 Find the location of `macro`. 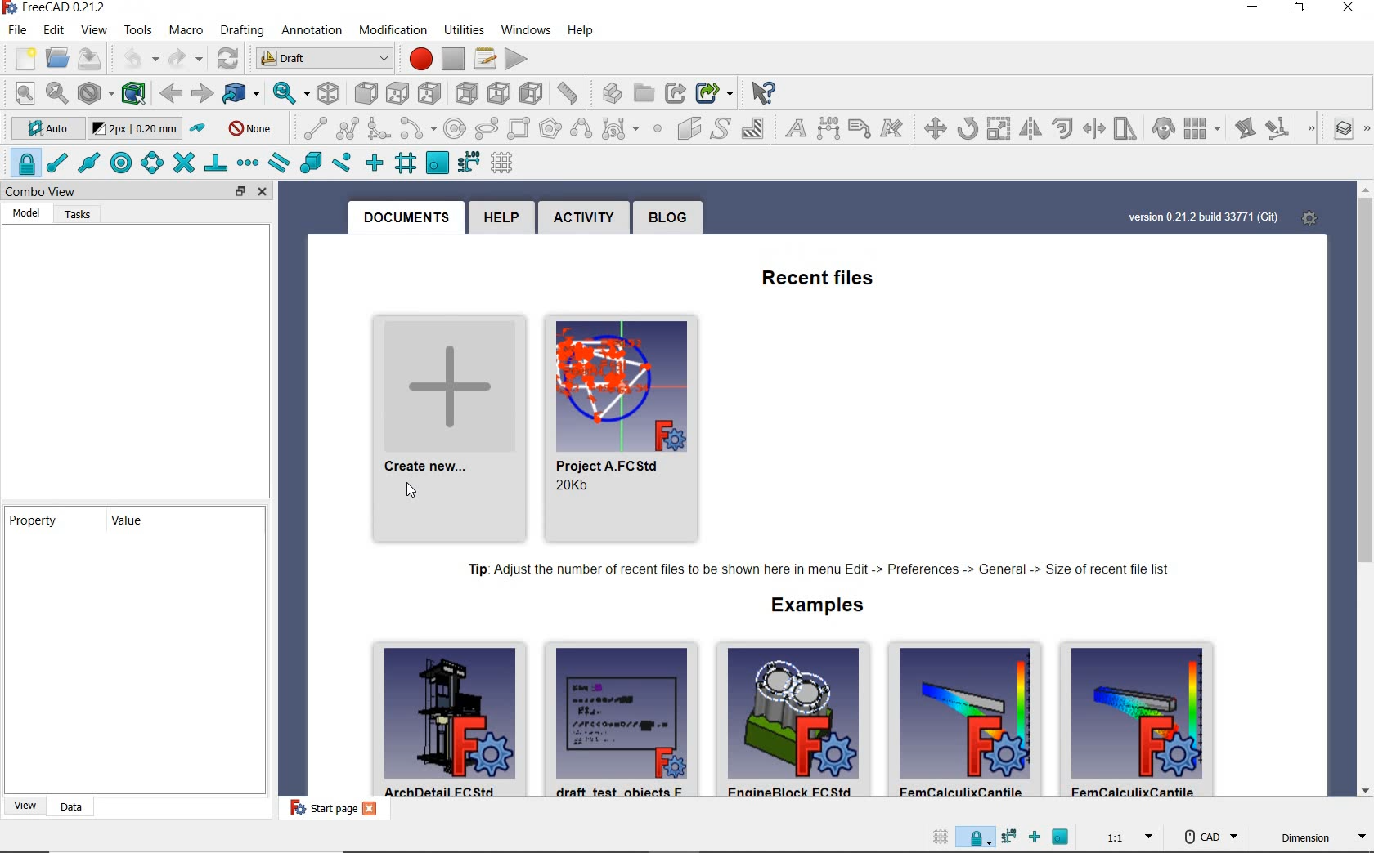

macro is located at coordinates (180, 30).